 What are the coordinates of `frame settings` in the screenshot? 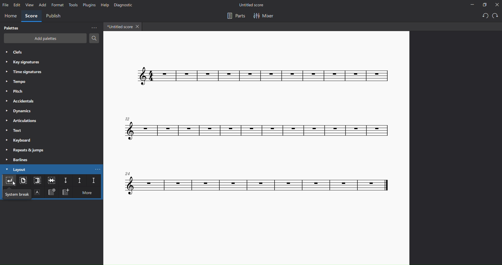 It's located at (51, 193).